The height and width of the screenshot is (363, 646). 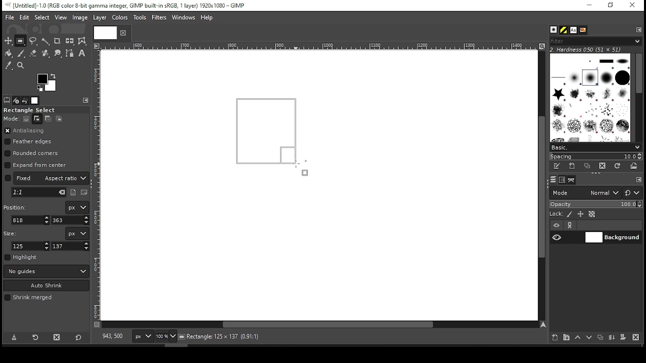 What do you see at coordinates (638, 97) in the screenshot?
I see `scroll bar` at bounding box center [638, 97].